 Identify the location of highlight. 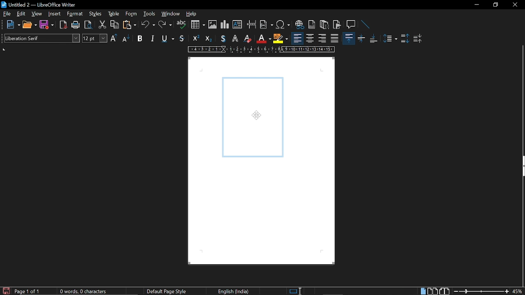
(280, 39).